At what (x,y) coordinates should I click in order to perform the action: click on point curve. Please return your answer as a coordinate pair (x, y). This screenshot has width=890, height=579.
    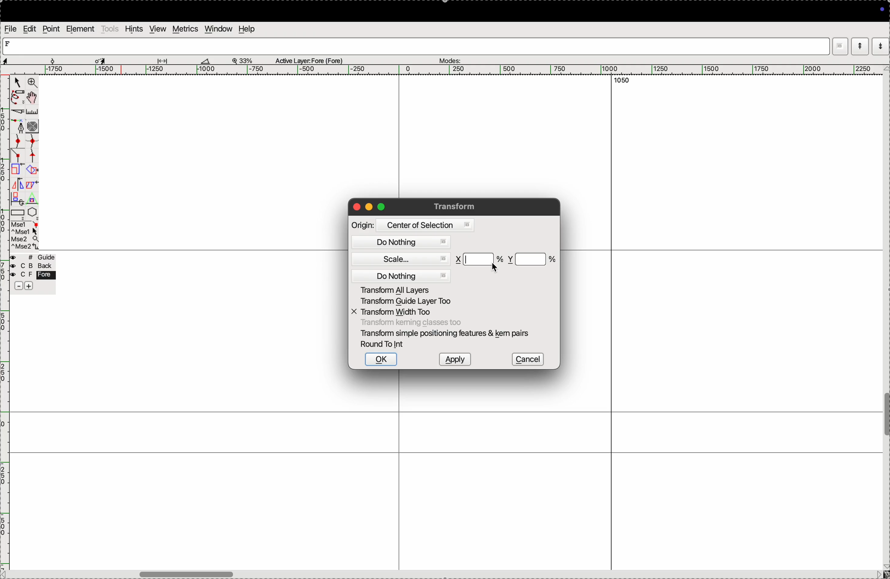
    Looking at the image, I should click on (19, 141).